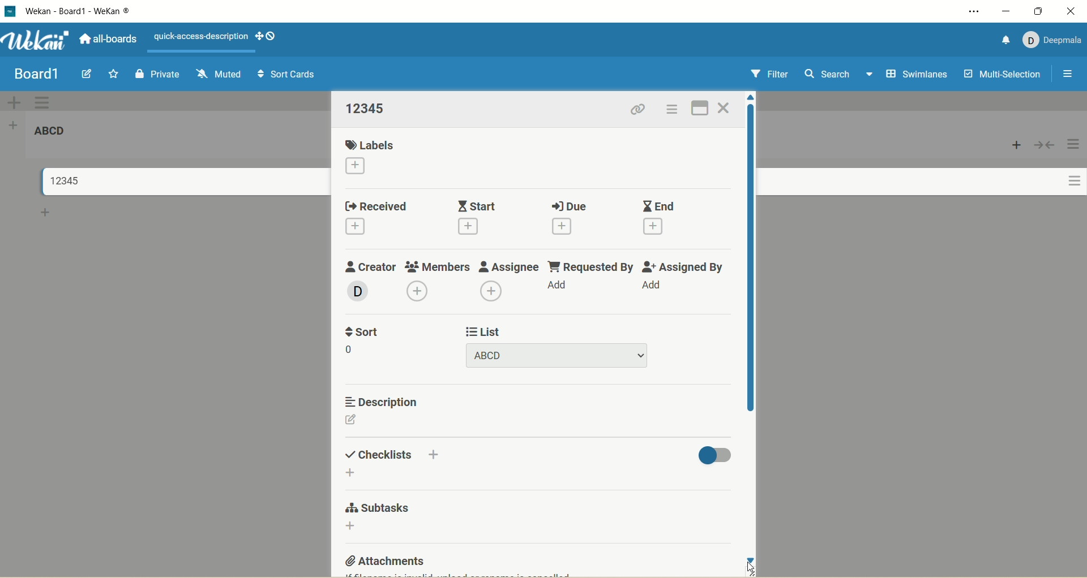 This screenshot has height=578, width=1087. Describe the element at coordinates (918, 75) in the screenshot. I see `swimlanes` at that location.